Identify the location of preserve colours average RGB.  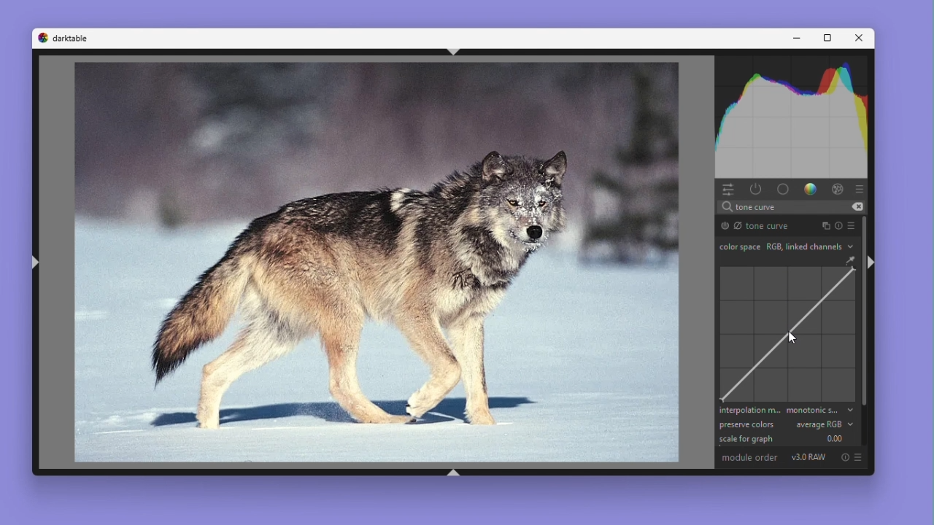
(785, 424).